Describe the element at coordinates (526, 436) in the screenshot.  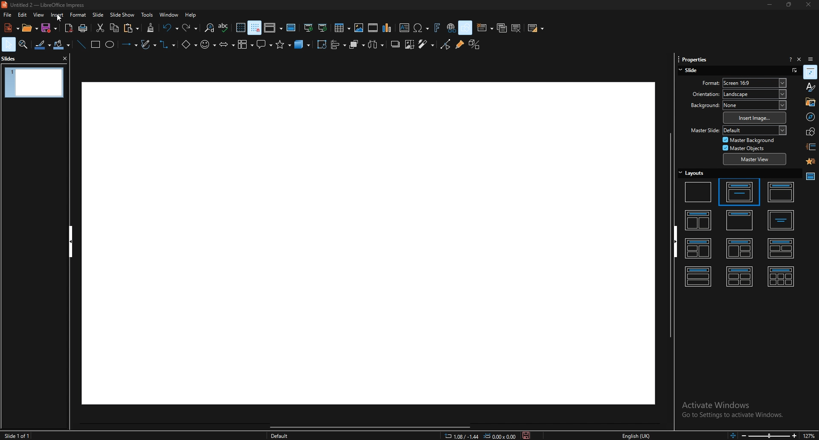
I see `click to save last change` at that location.